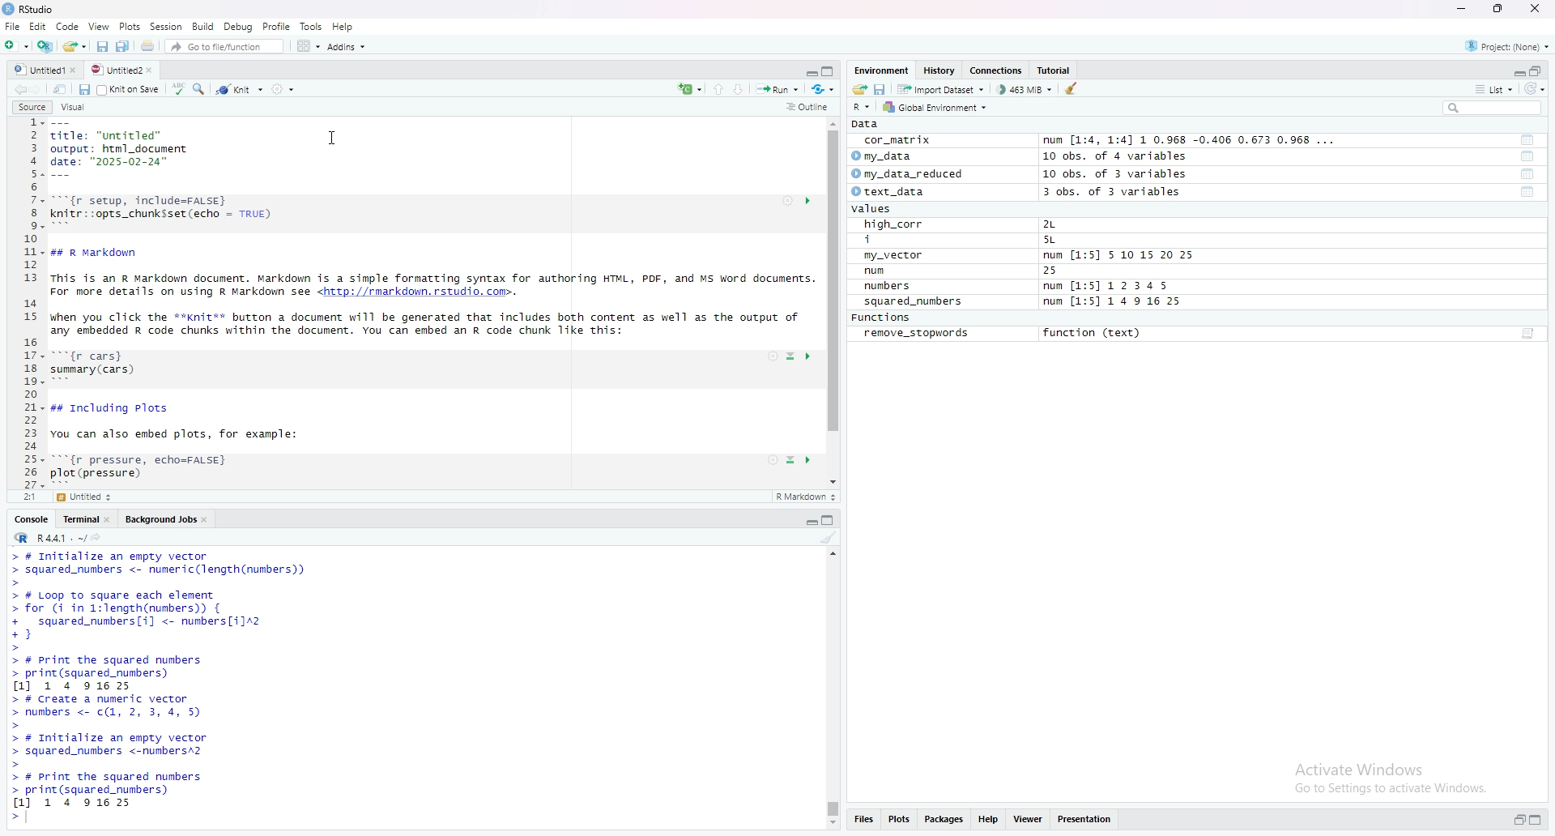 This screenshot has height=836, width=1555. Describe the element at coordinates (1540, 69) in the screenshot. I see `maximzie` at that location.